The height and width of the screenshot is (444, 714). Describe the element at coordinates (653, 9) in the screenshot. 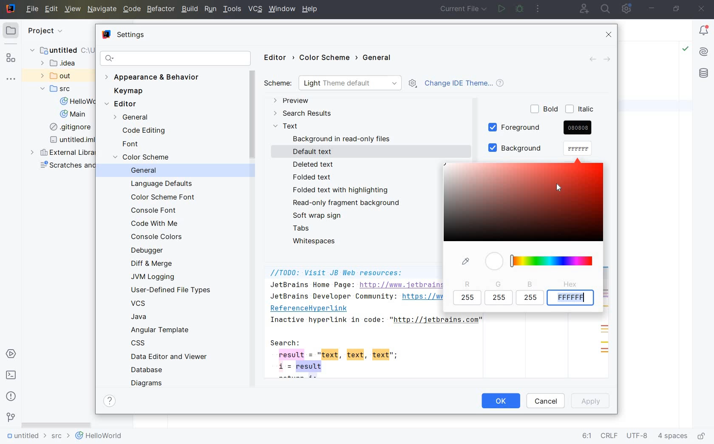

I see `minimize` at that location.